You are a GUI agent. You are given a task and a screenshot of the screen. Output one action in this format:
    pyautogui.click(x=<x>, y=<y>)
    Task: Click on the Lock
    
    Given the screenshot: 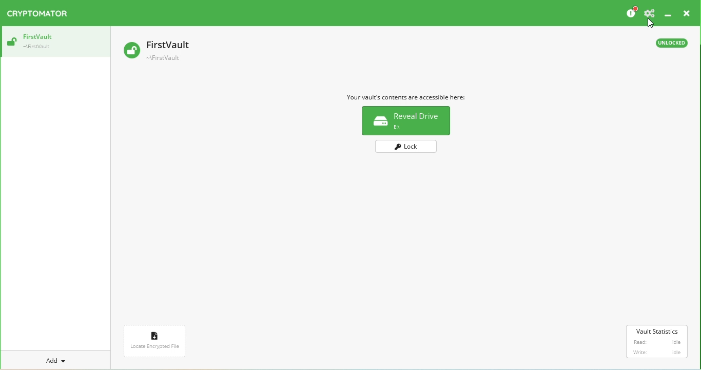 What is the action you would take?
    pyautogui.click(x=407, y=147)
    